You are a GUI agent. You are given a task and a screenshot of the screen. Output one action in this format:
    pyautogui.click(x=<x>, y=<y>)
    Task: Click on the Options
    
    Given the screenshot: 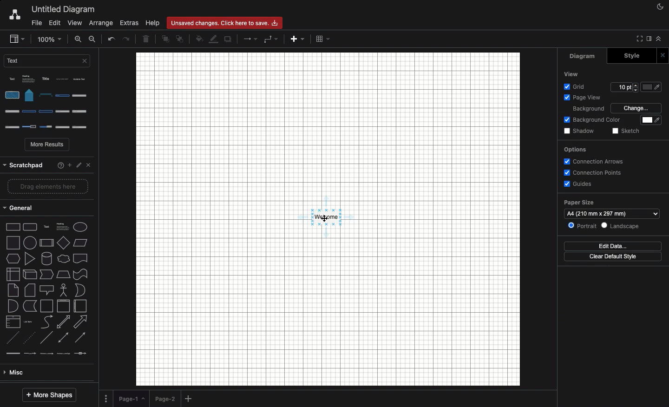 What is the action you would take?
    pyautogui.click(x=50, y=103)
    